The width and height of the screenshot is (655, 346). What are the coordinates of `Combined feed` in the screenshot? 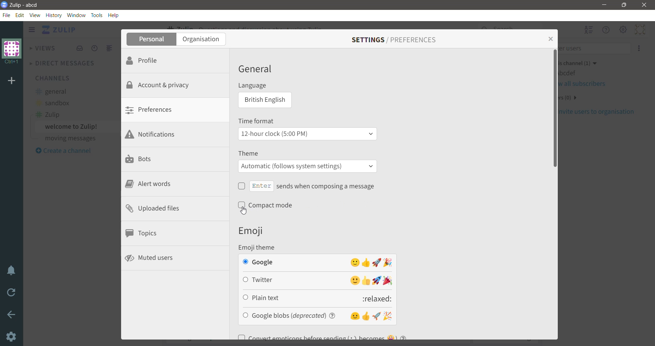 It's located at (110, 48).